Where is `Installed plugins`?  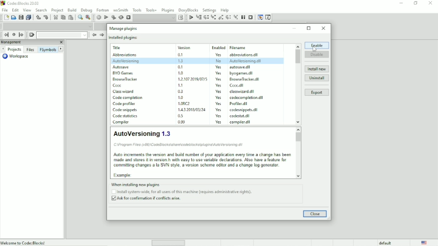 Installed plugins is located at coordinates (124, 38).